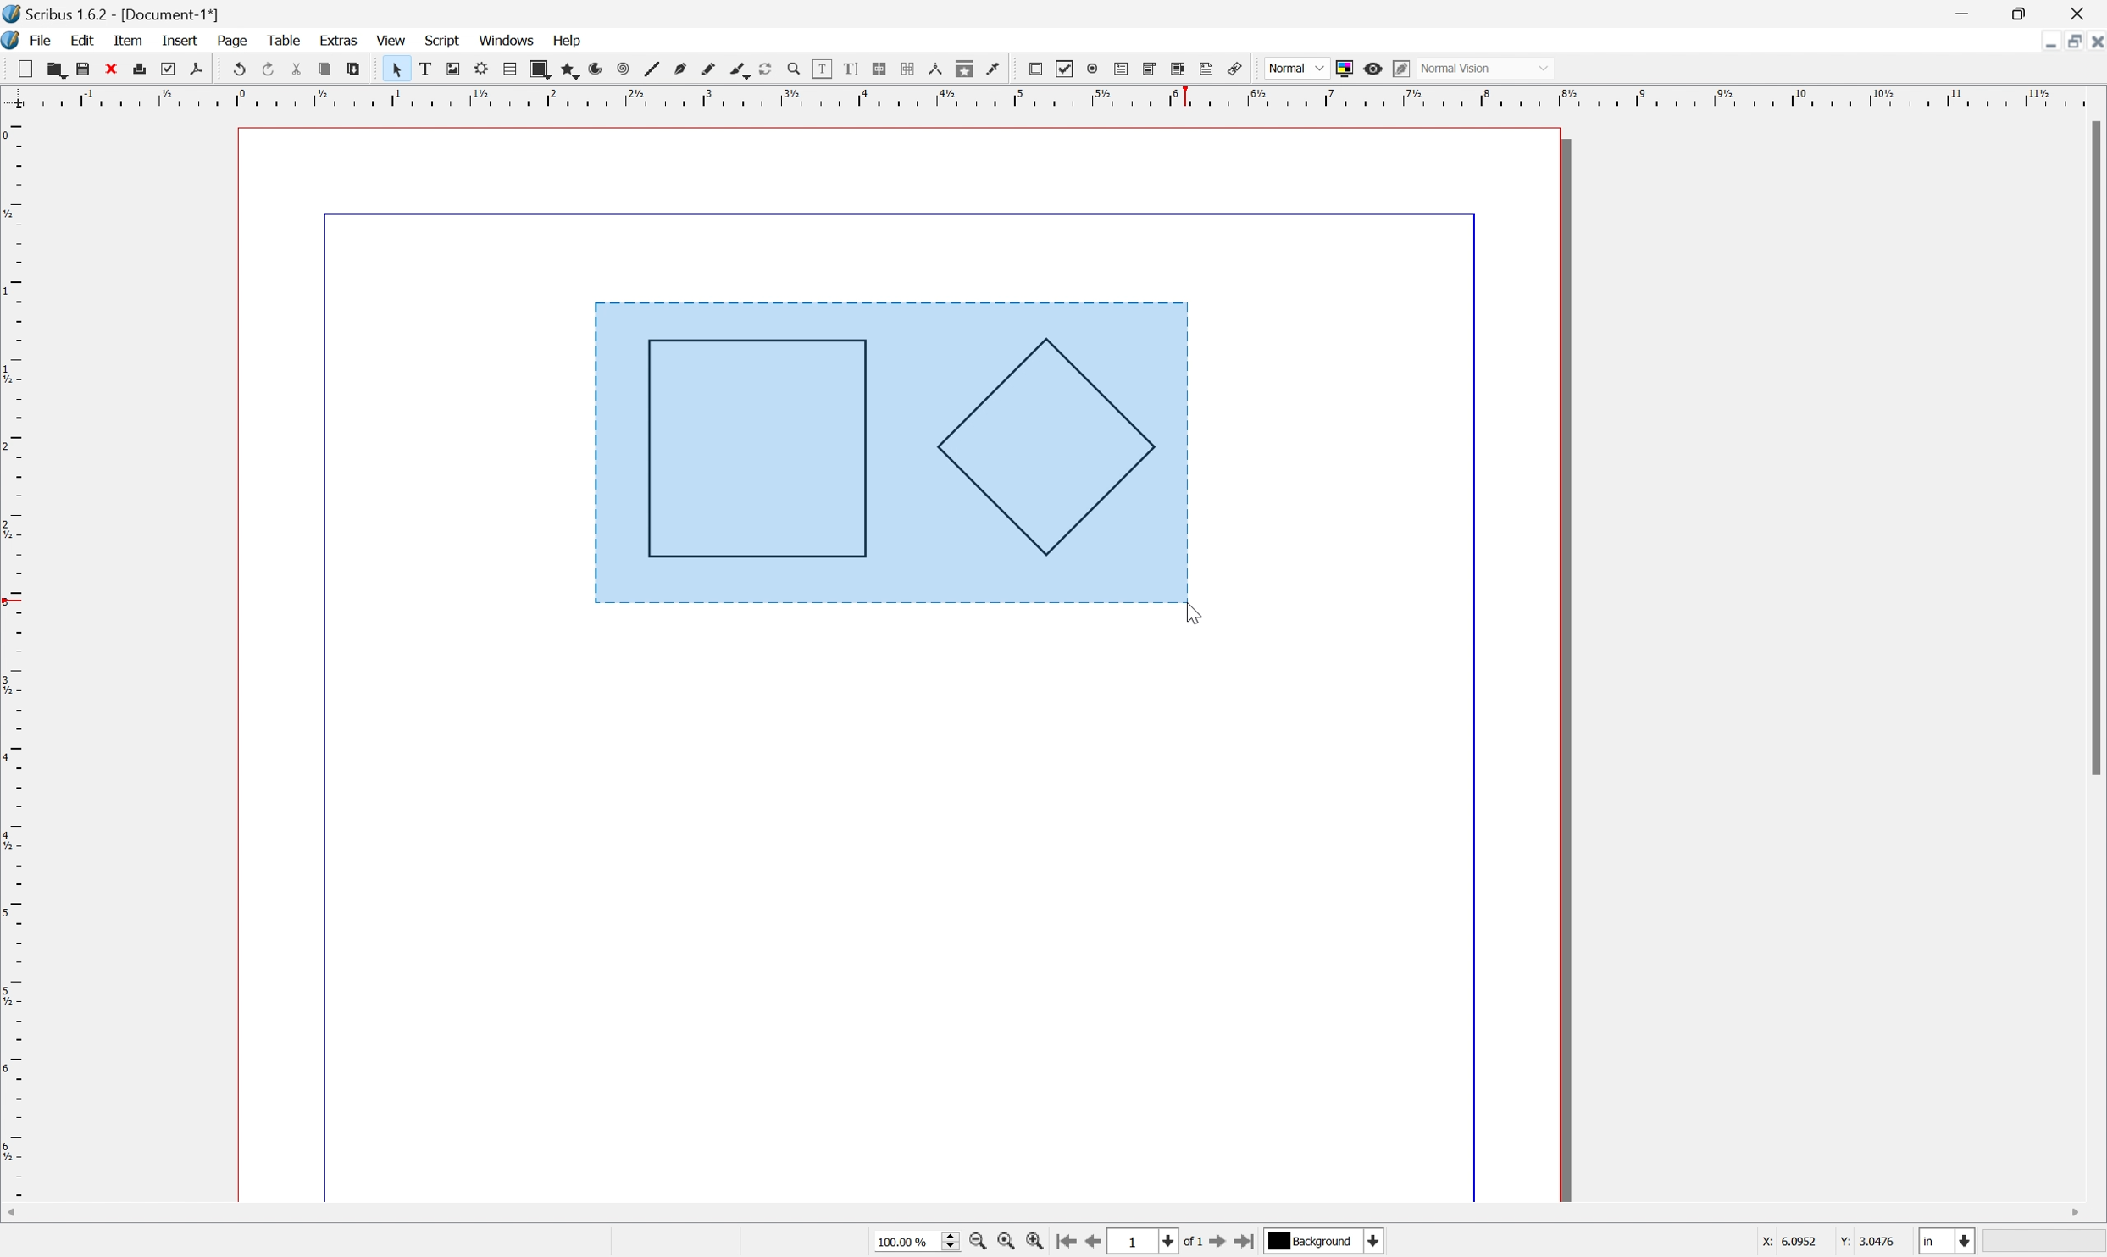 The image size is (2107, 1257). Describe the element at coordinates (2071, 42) in the screenshot. I see `Restore down` at that location.